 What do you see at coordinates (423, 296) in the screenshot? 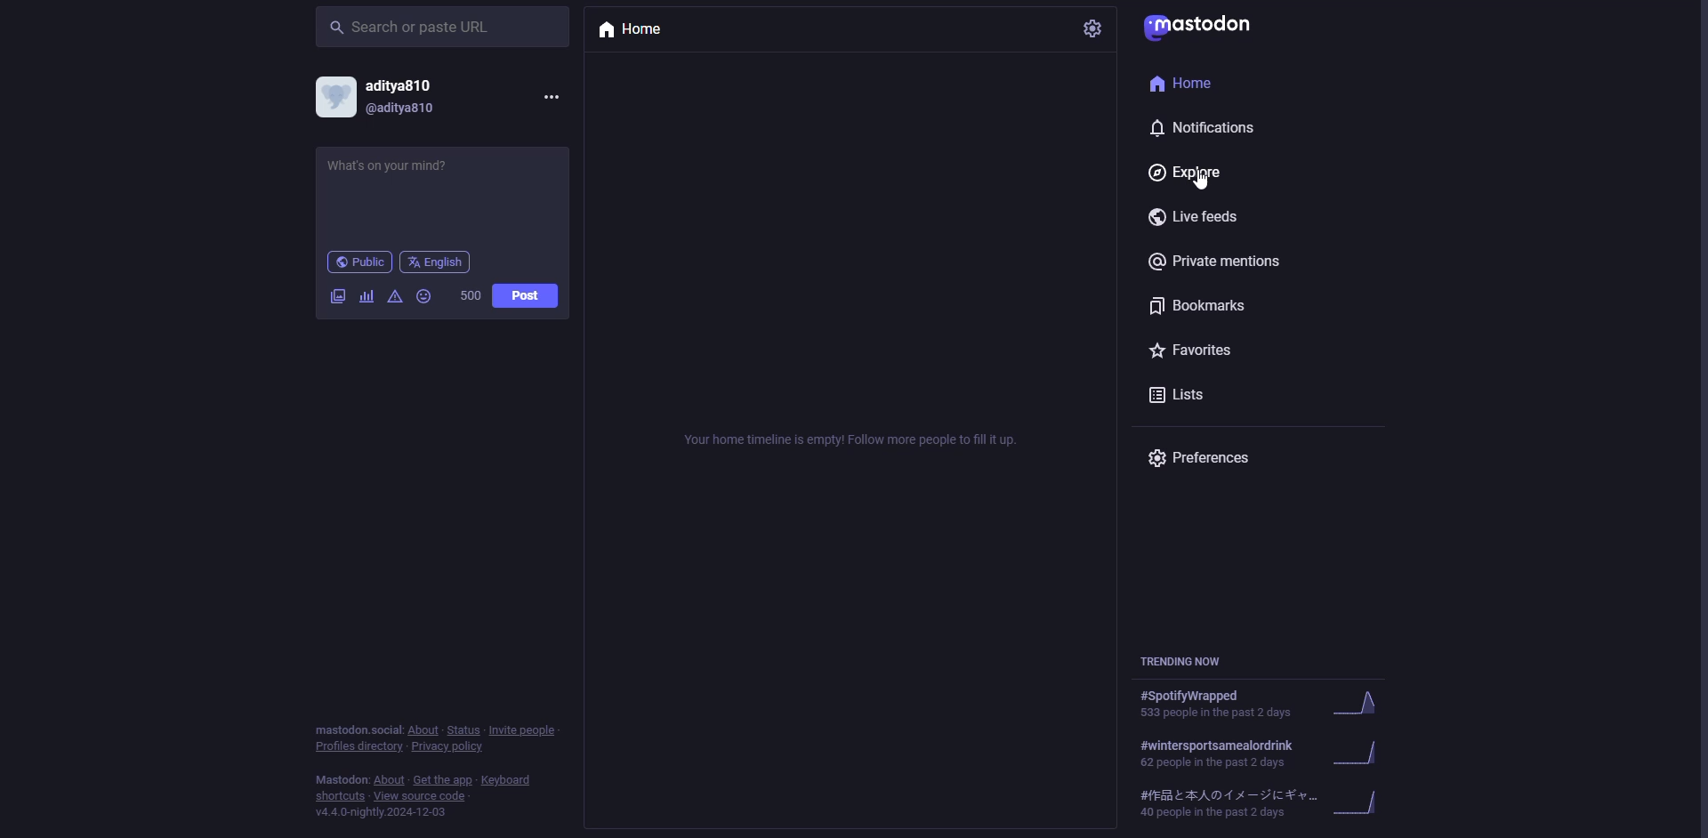
I see `emoji` at bounding box center [423, 296].